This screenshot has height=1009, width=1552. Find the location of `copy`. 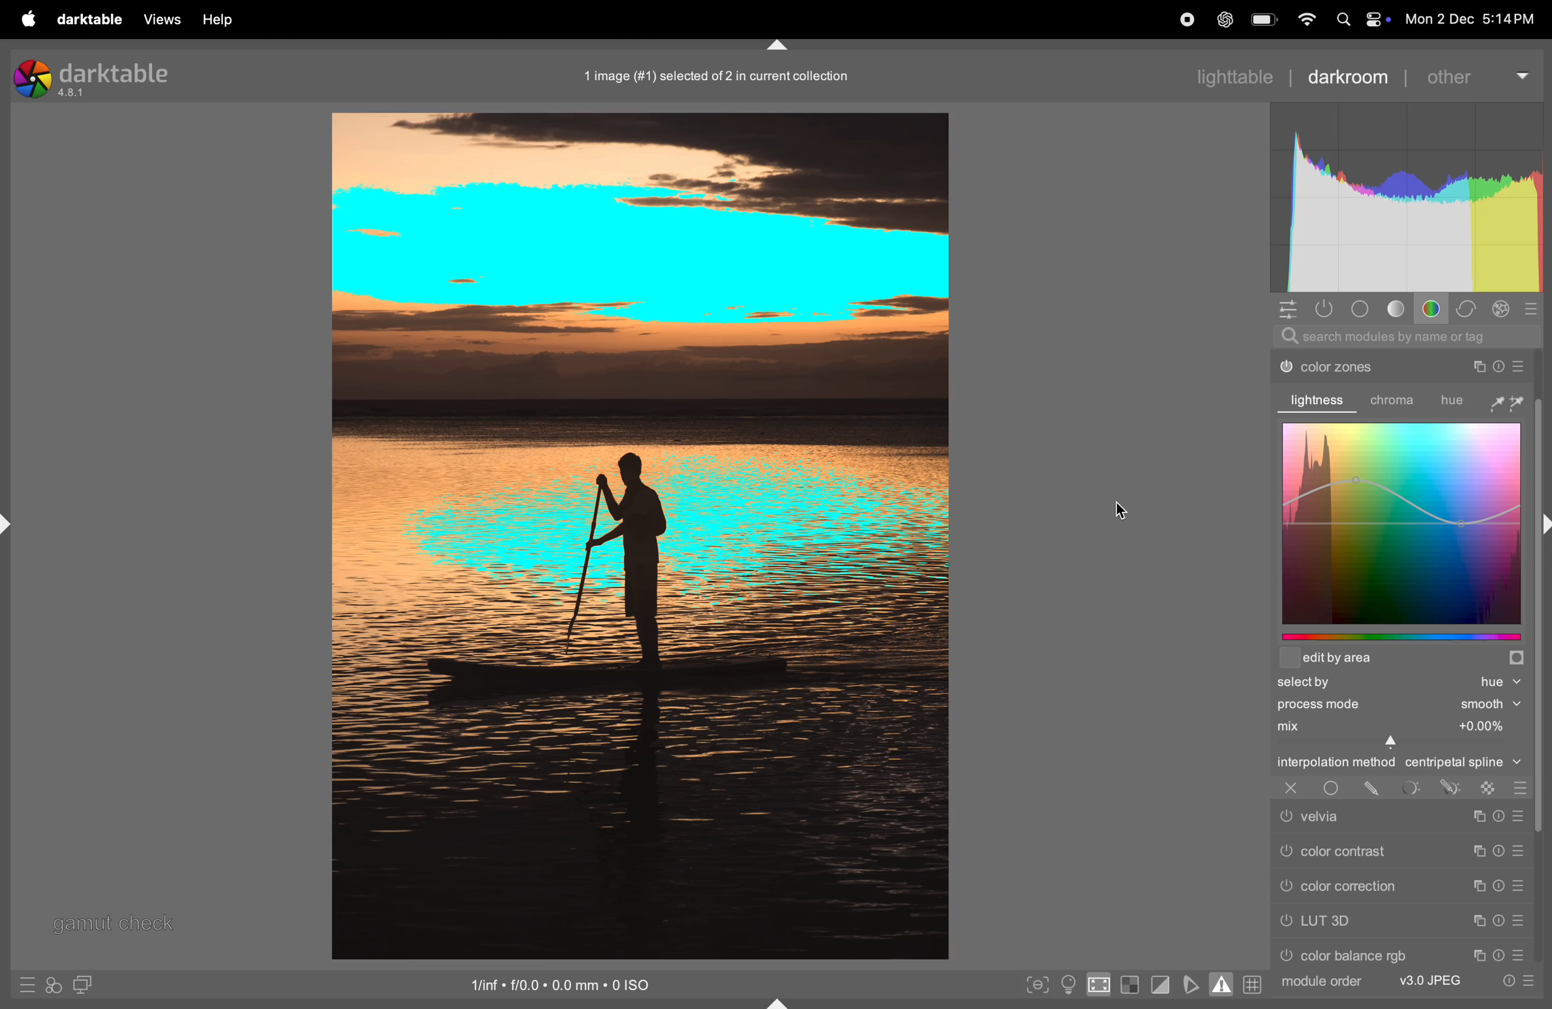

copy is located at coordinates (1478, 885).